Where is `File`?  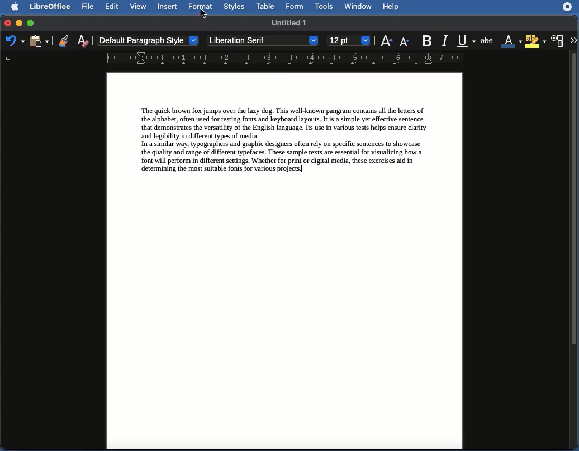
File is located at coordinates (87, 7).